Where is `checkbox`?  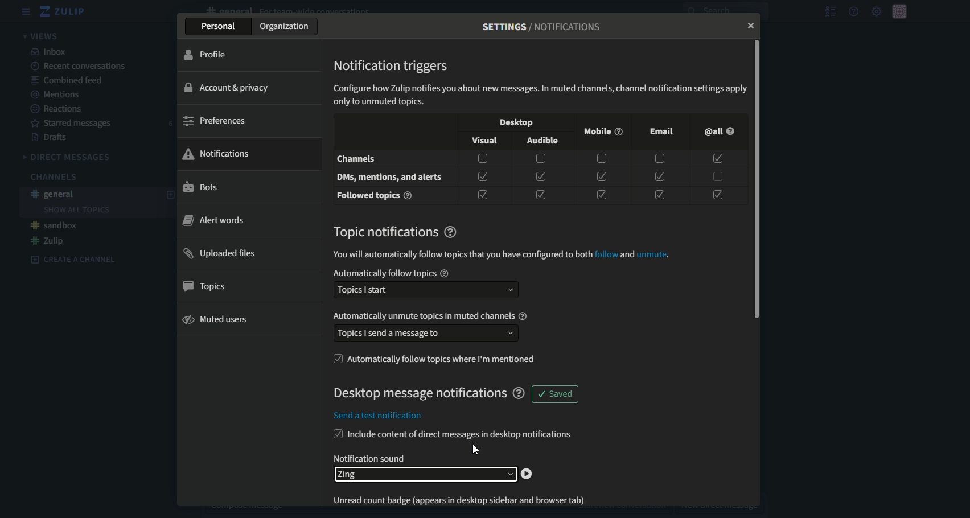
checkbox is located at coordinates (600, 159).